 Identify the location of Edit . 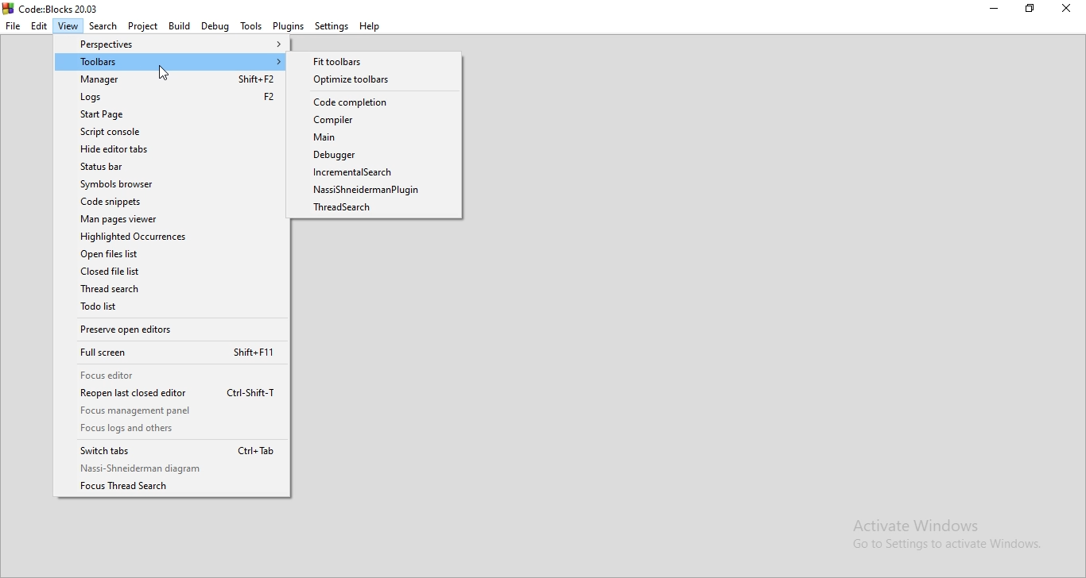
(39, 26).